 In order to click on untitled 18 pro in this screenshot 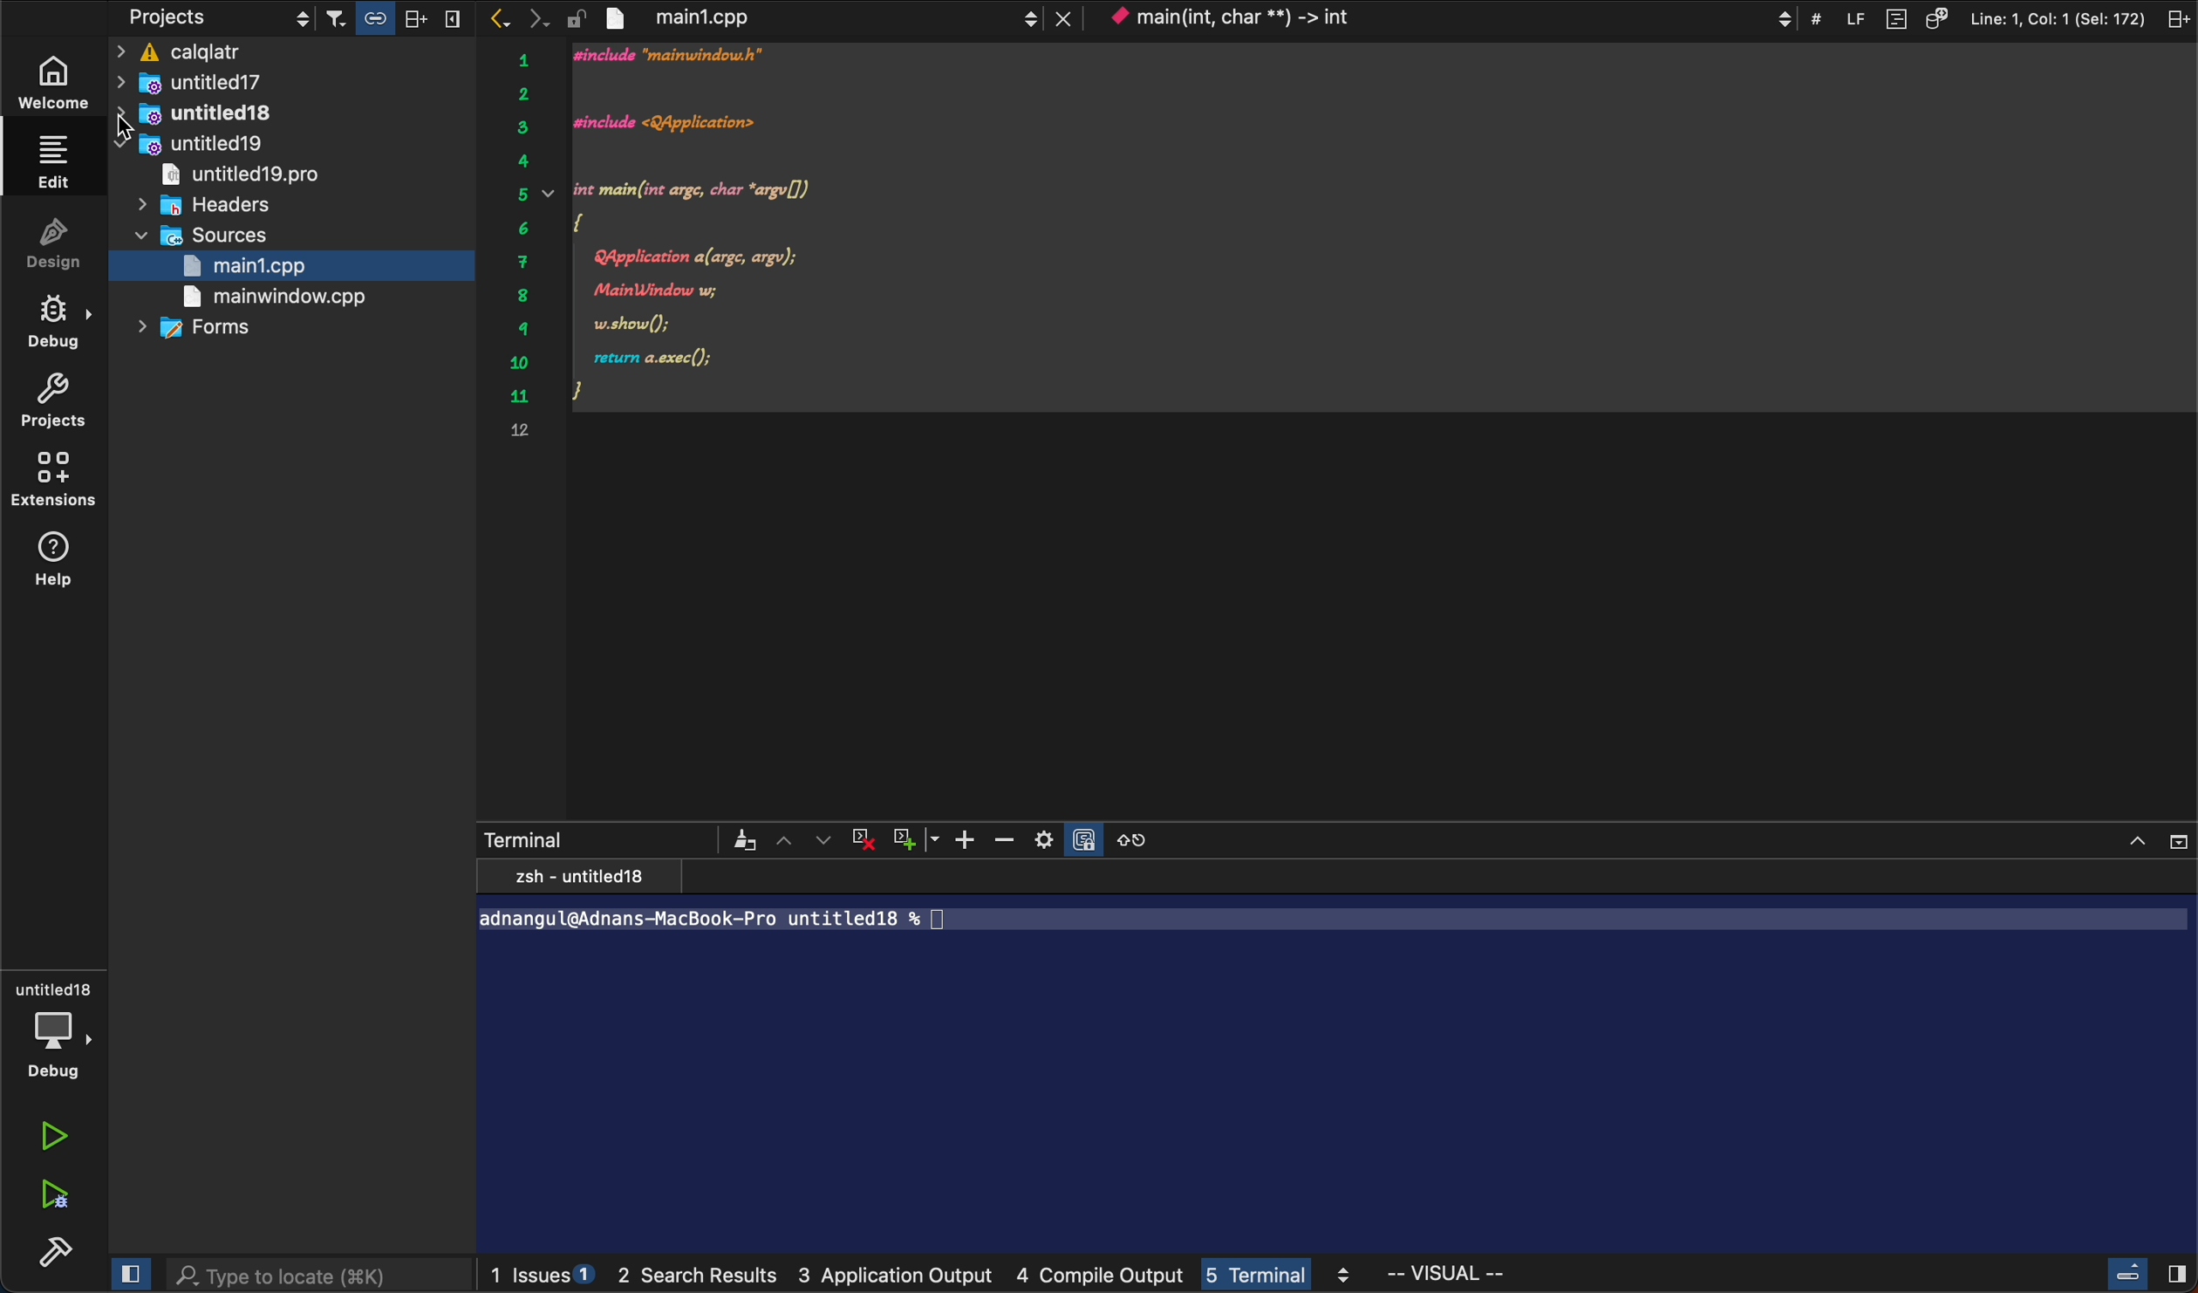, I will do `click(255, 145)`.